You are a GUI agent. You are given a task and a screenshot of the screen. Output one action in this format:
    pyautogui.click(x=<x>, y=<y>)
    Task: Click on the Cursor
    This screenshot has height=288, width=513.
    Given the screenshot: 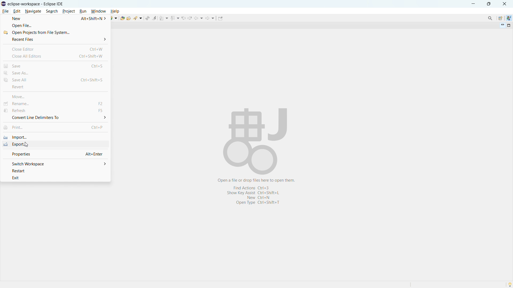 What is the action you would take?
    pyautogui.click(x=28, y=143)
    